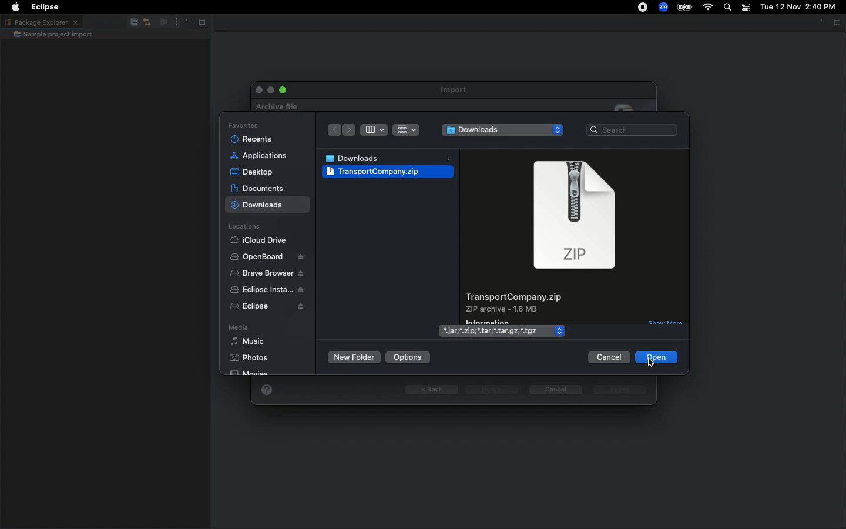  What do you see at coordinates (457, 90) in the screenshot?
I see `import` at bounding box center [457, 90].